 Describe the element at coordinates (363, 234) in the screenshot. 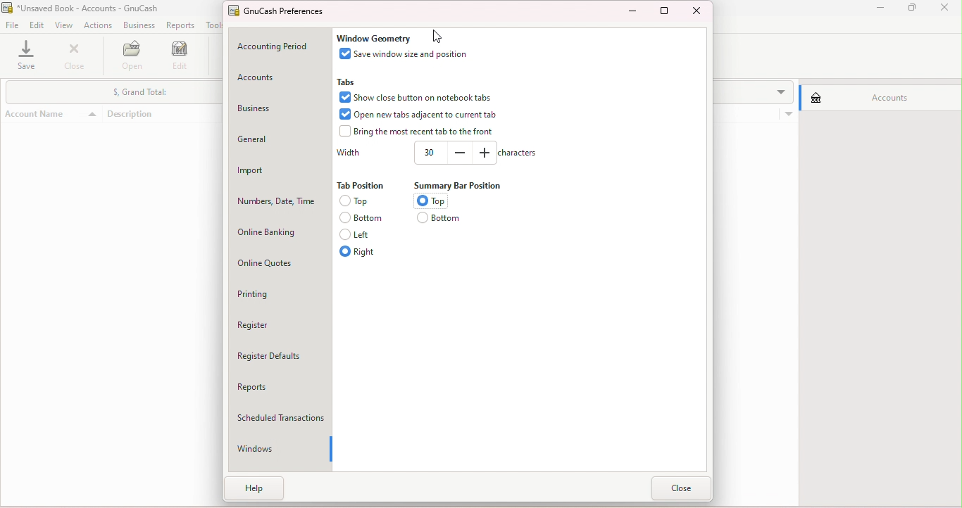

I see `Left` at that location.